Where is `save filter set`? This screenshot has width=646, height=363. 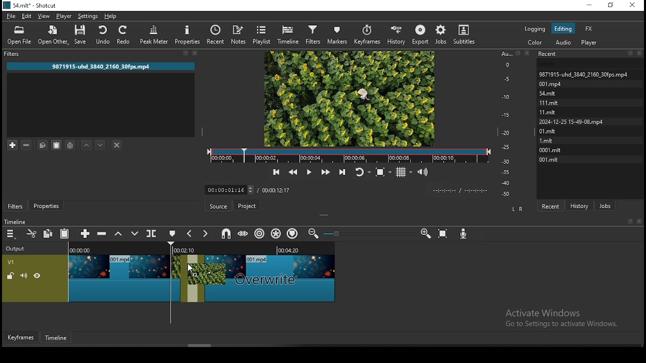 save filter set is located at coordinates (71, 144).